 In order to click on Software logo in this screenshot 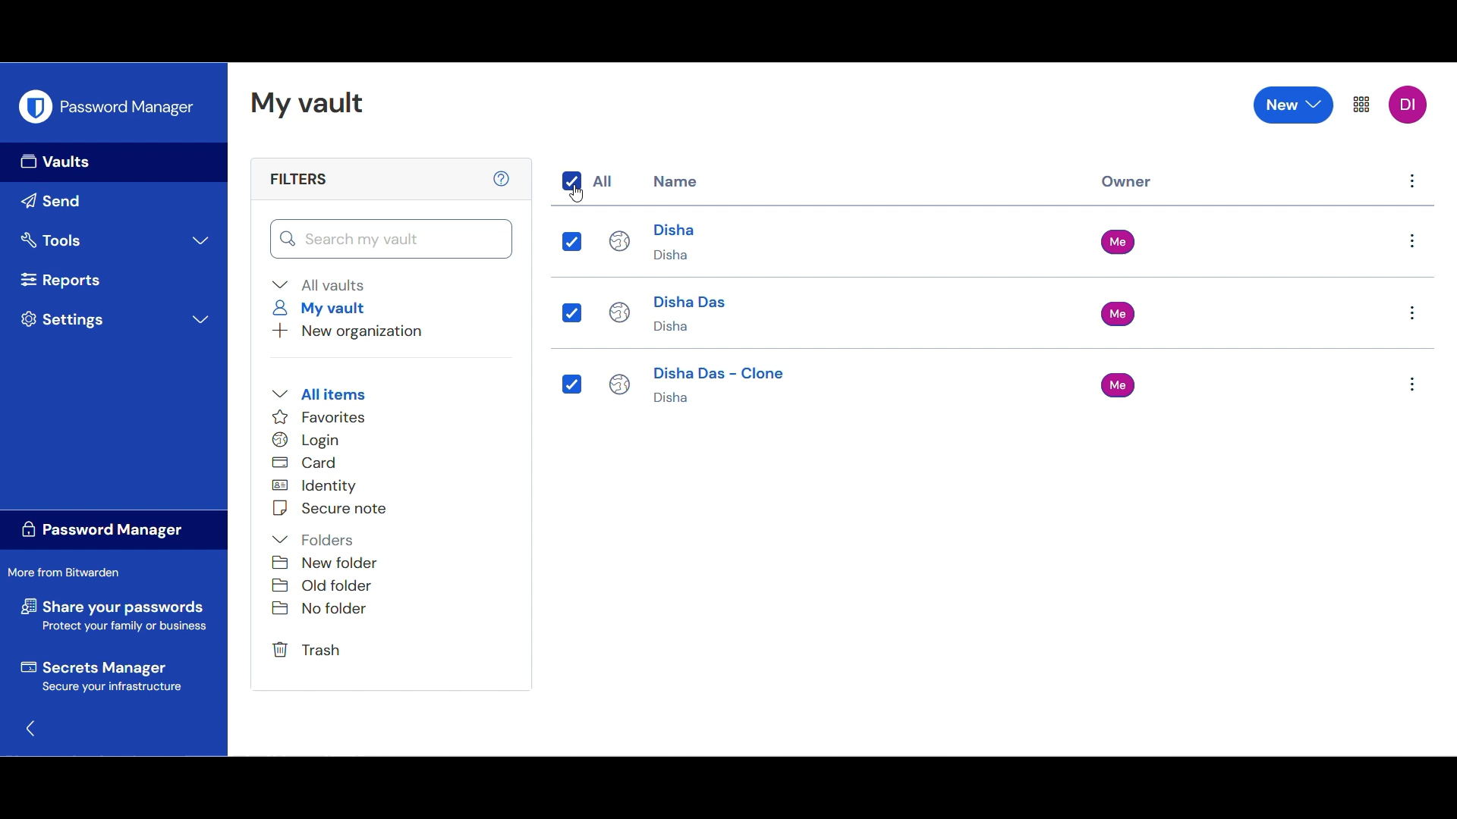, I will do `click(35, 105)`.